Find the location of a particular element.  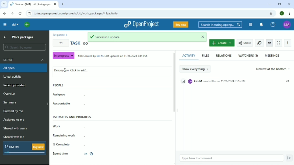

kM Kas M created this on 11/26/2024 03:14 PM is located at coordinates (236, 81).